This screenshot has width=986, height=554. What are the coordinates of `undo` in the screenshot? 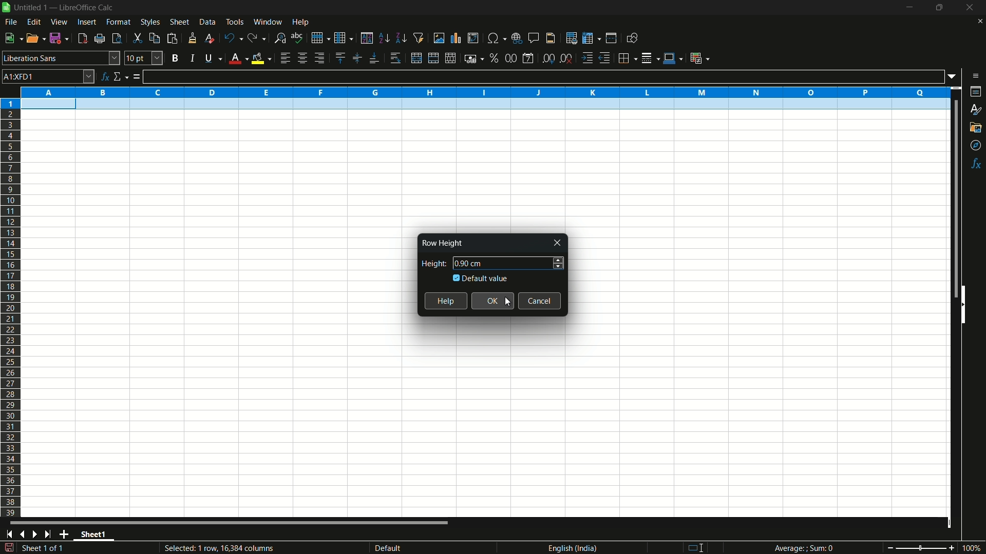 It's located at (231, 37).